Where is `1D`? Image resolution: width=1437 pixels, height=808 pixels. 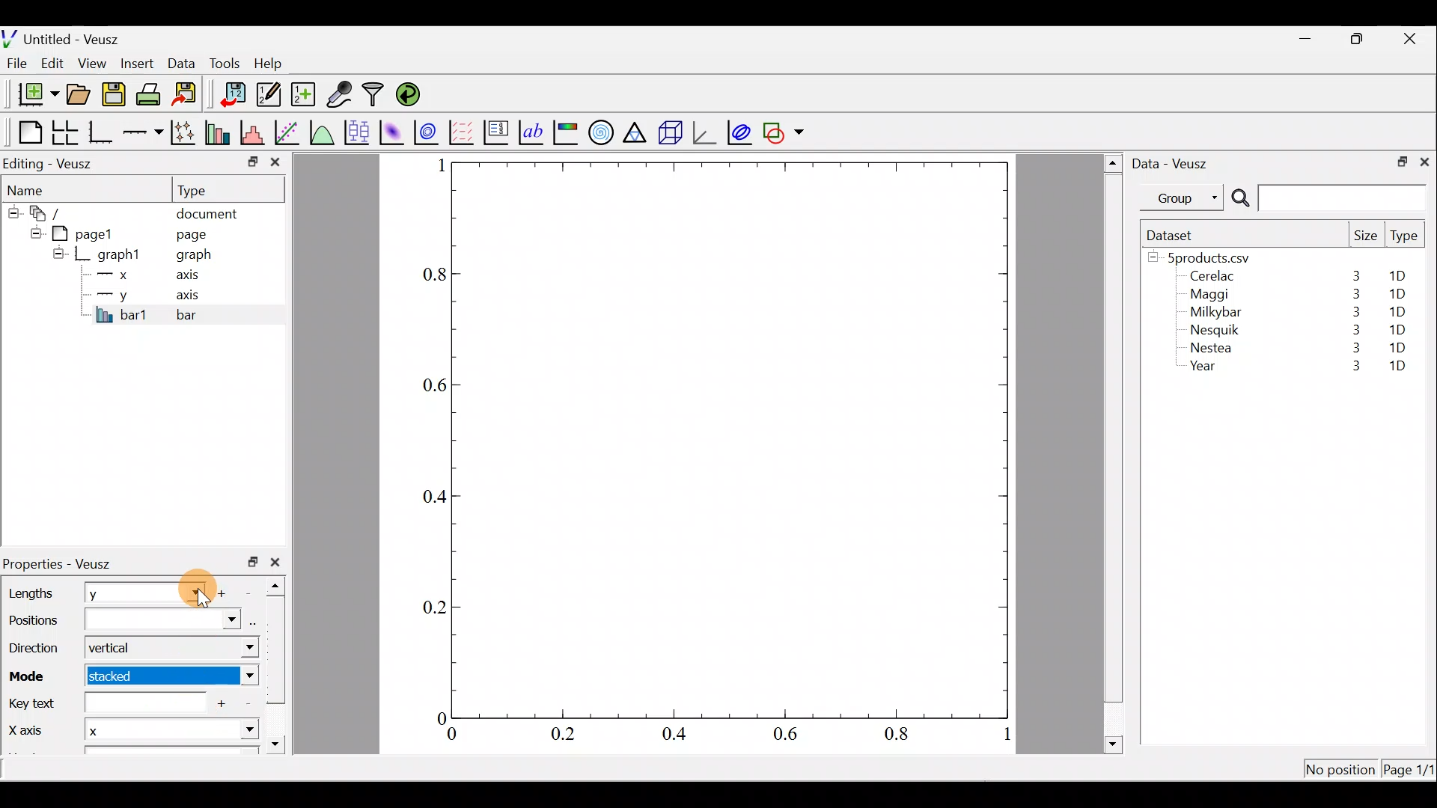
1D is located at coordinates (1397, 294).